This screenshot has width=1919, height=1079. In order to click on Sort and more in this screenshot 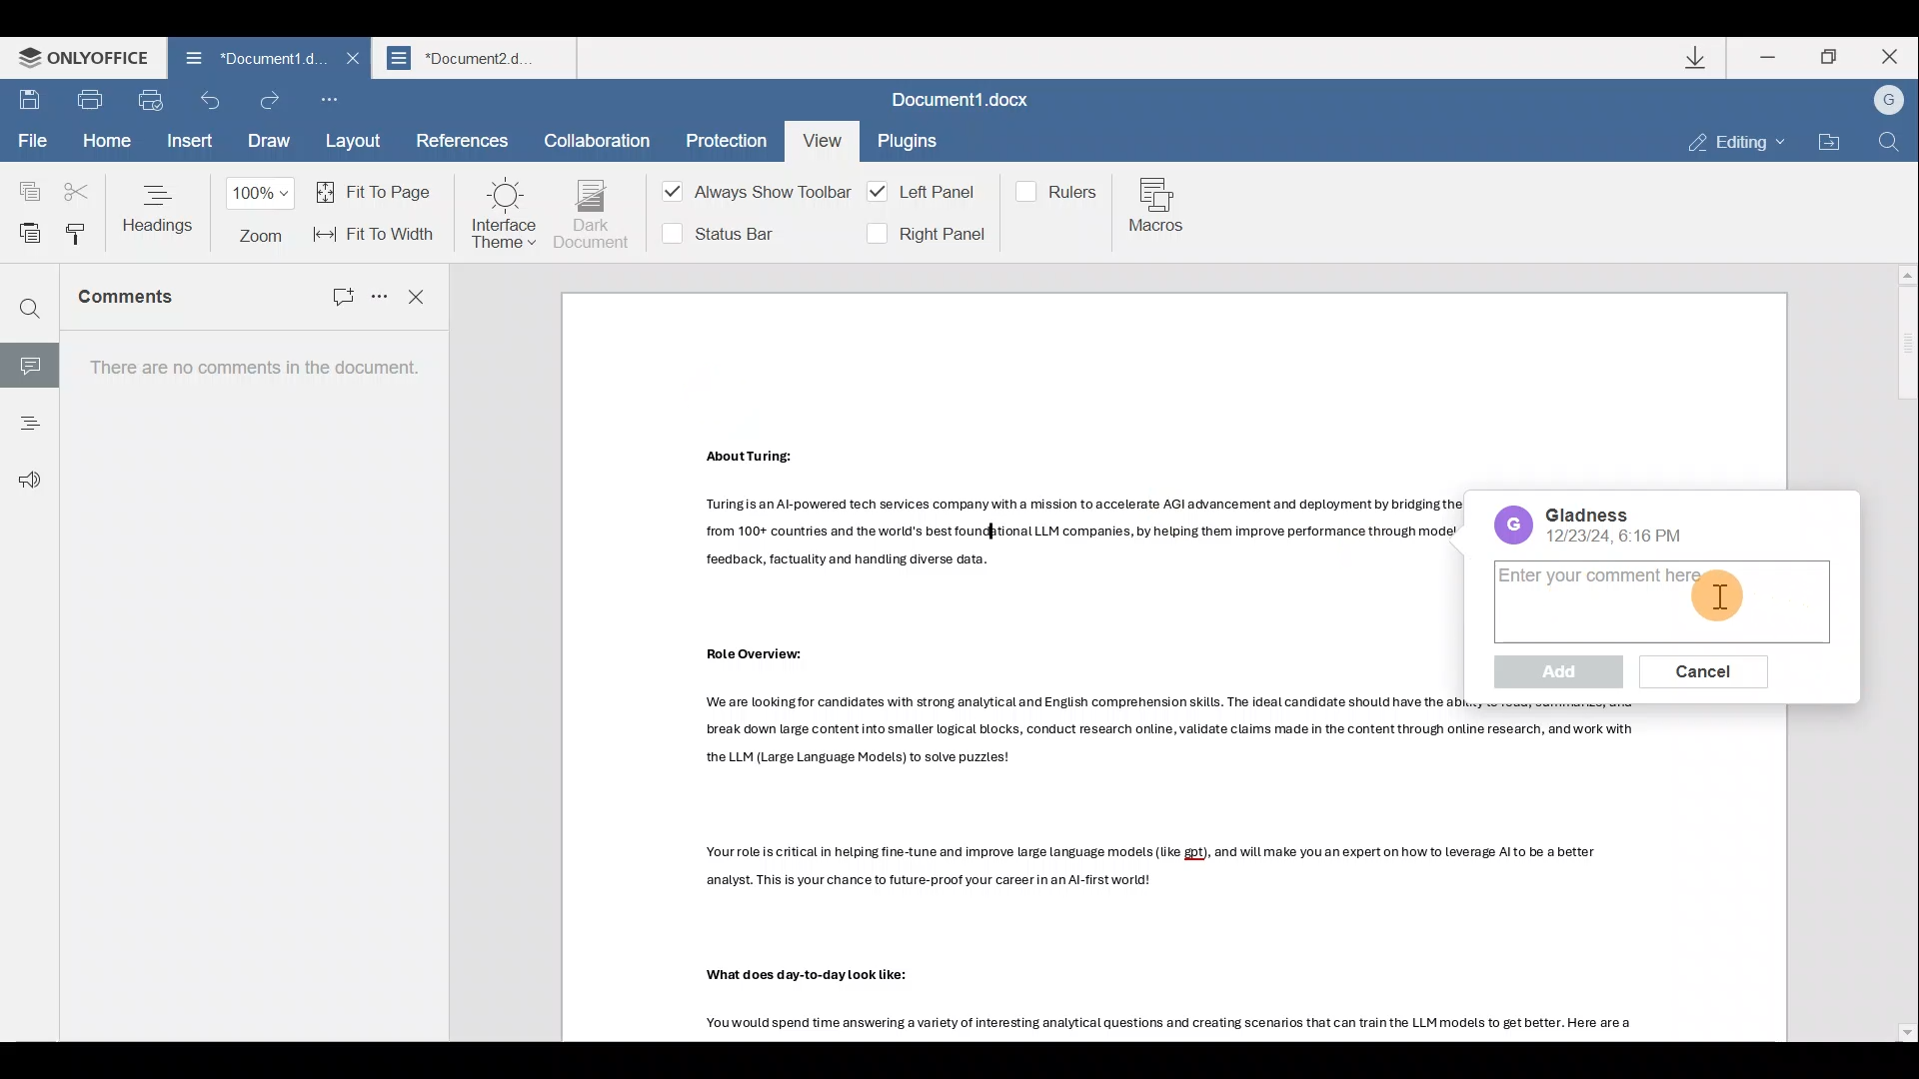, I will do `click(376, 295)`.